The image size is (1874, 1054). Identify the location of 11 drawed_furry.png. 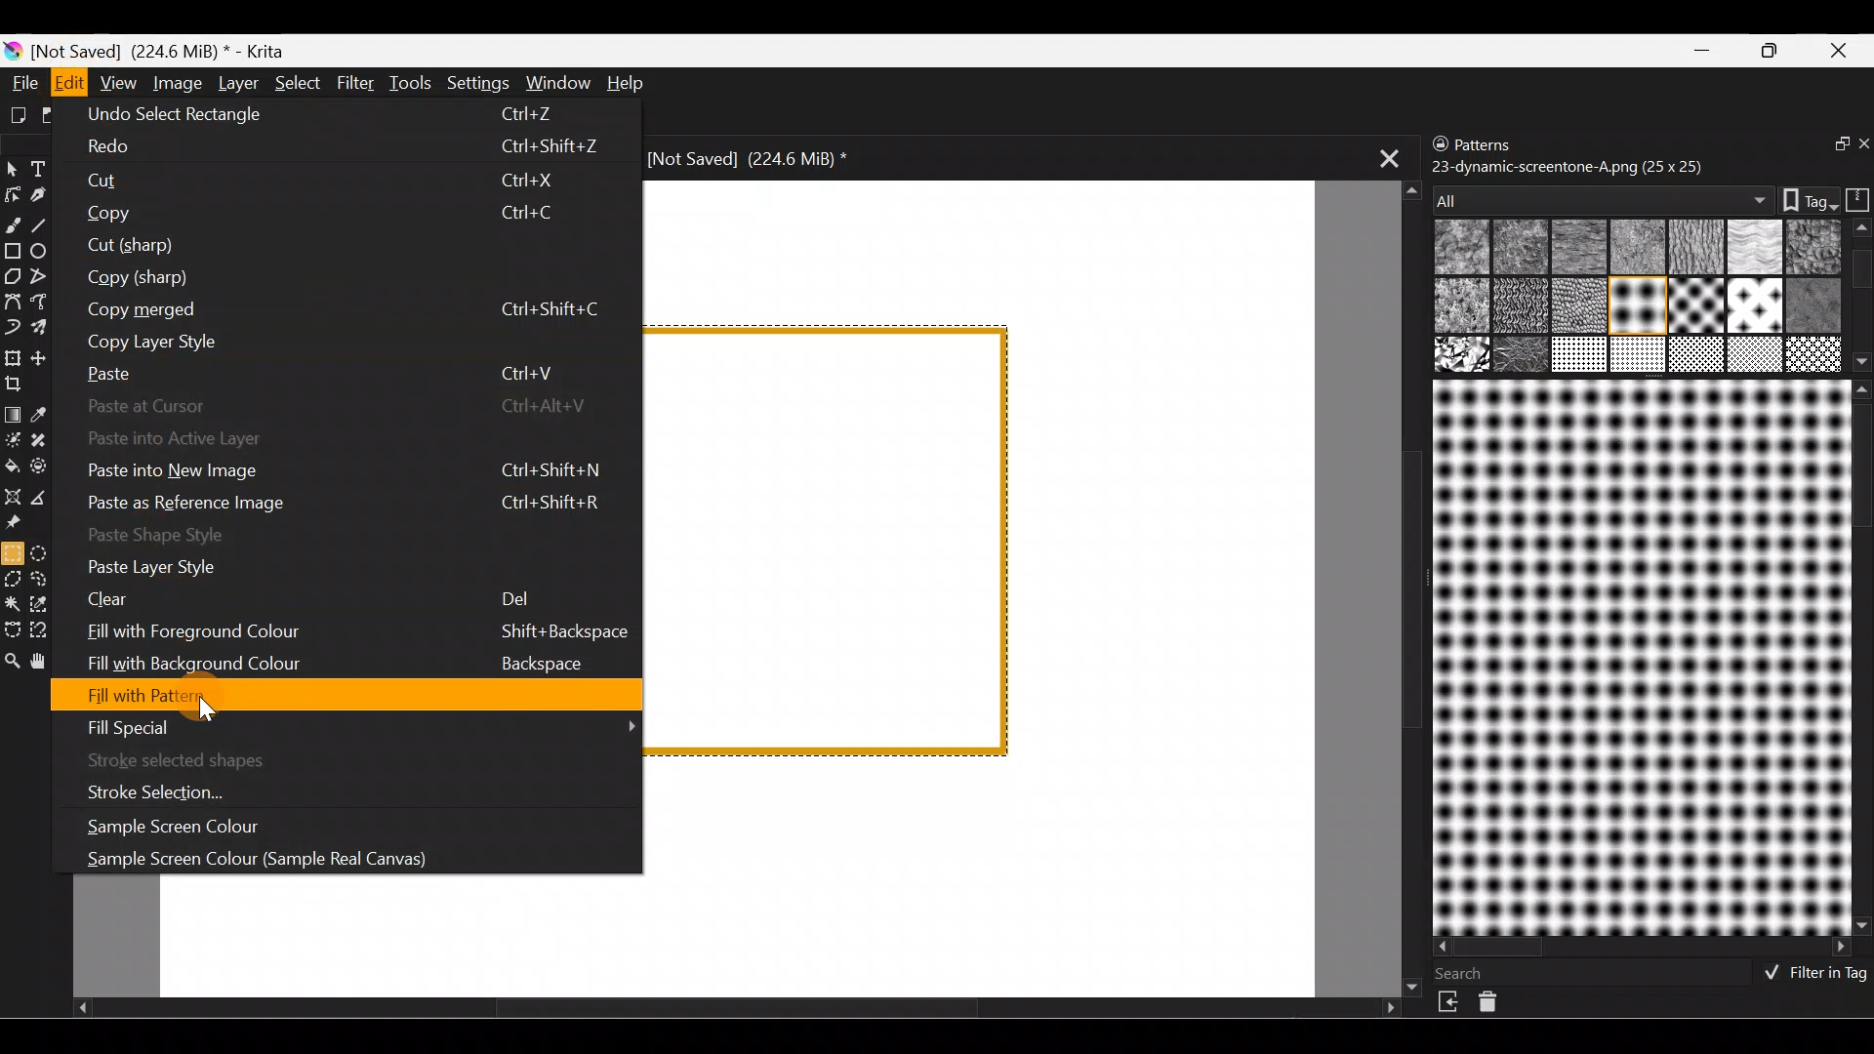
(1693, 308).